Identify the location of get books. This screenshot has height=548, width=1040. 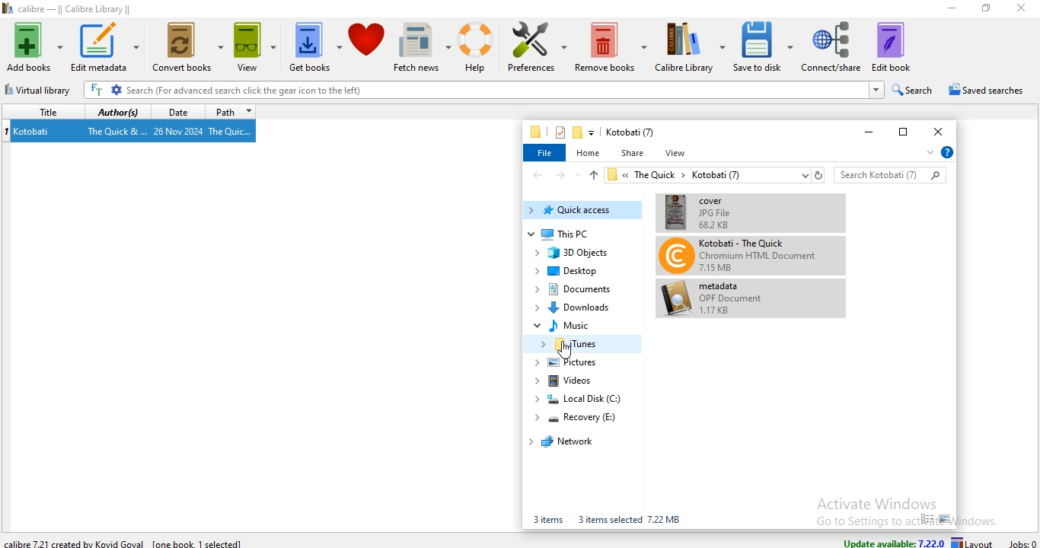
(315, 48).